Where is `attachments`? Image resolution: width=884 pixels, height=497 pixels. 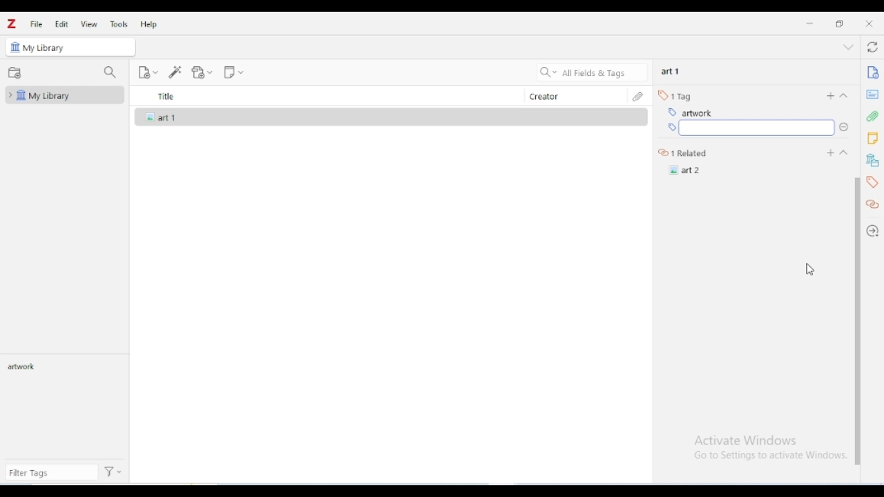
attachments is located at coordinates (639, 96).